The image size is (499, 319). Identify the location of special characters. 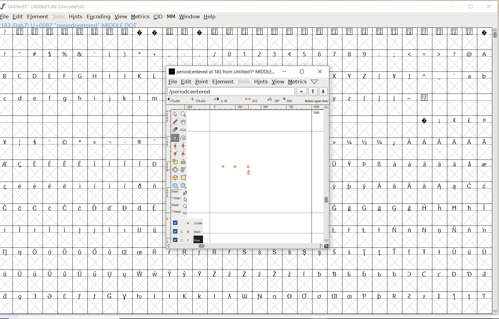
(411, 191).